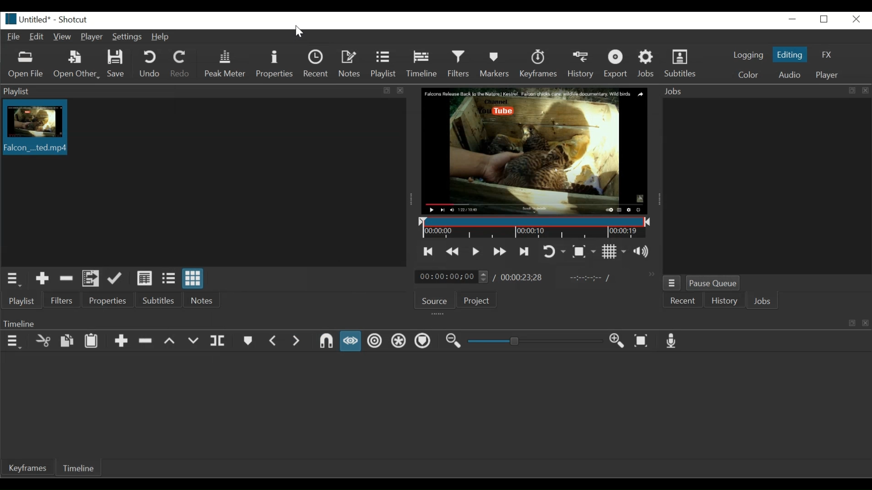 The width and height of the screenshot is (872, 490). What do you see at coordinates (93, 37) in the screenshot?
I see `Player` at bounding box center [93, 37].